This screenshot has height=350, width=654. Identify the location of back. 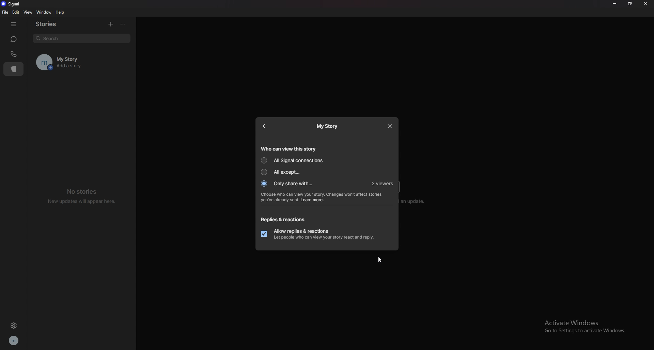
(265, 126).